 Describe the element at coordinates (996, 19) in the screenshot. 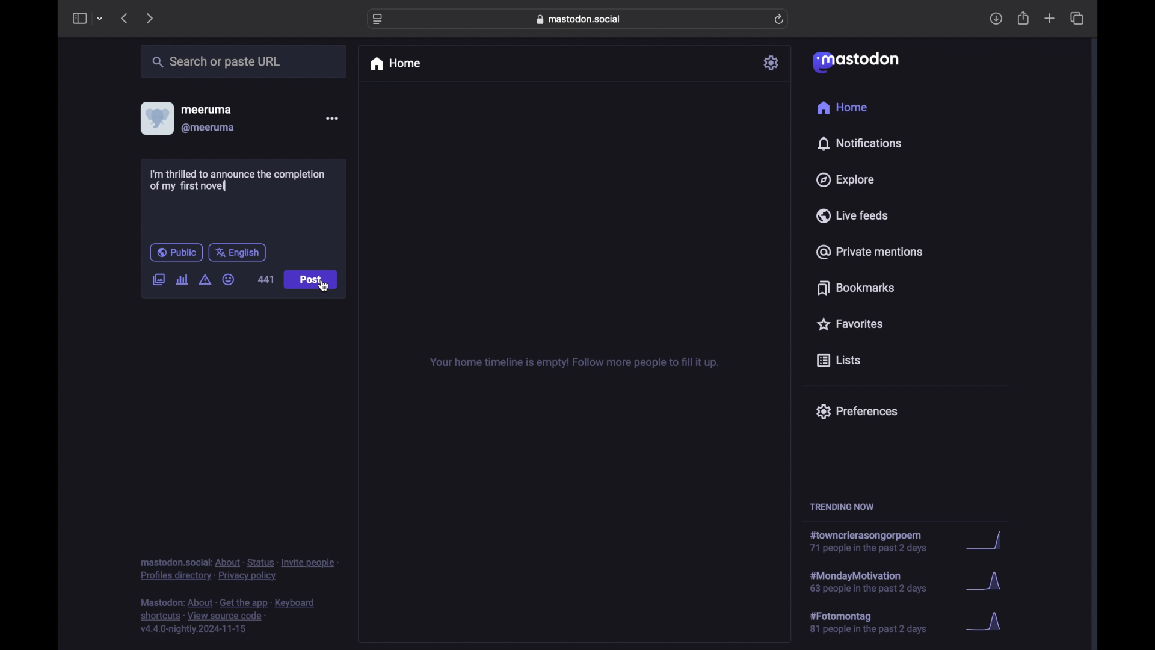

I see `downloads` at that location.